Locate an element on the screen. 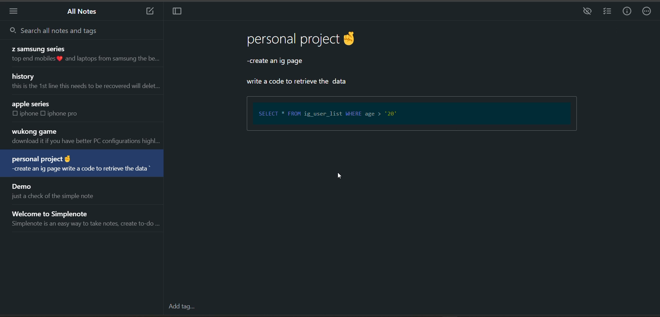  note title  and preview is located at coordinates (85, 82).